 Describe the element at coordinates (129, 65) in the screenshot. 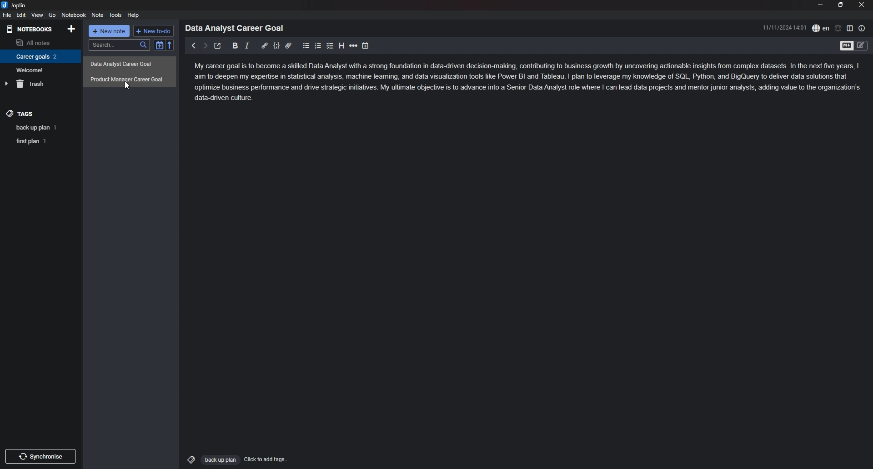

I see `Data Analyst Career Goal` at that location.